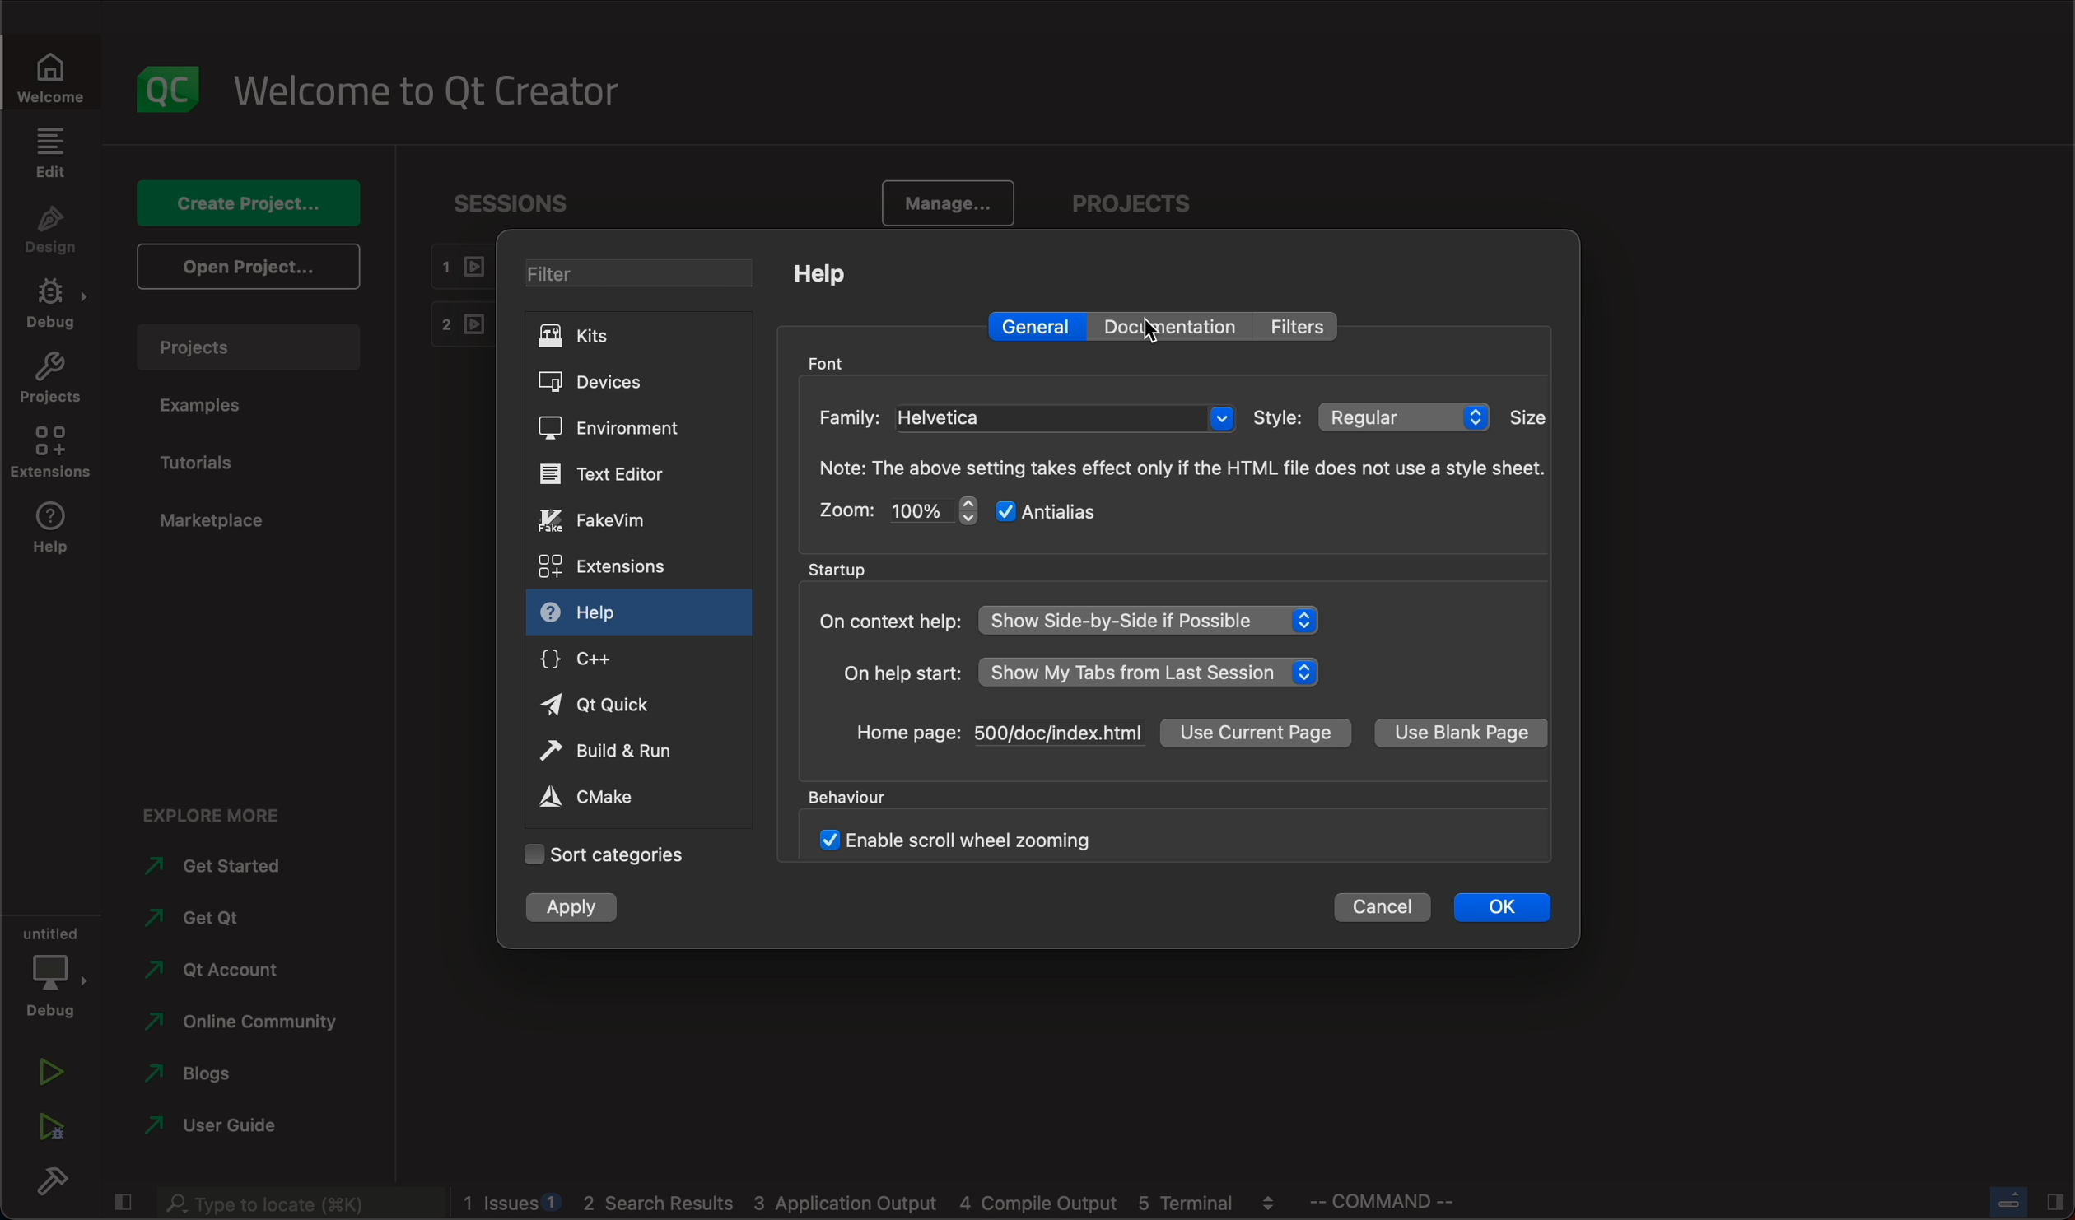 Image resolution: width=2075 pixels, height=1220 pixels. Describe the element at coordinates (518, 204) in the screenshot. I see `sessions` at that location.